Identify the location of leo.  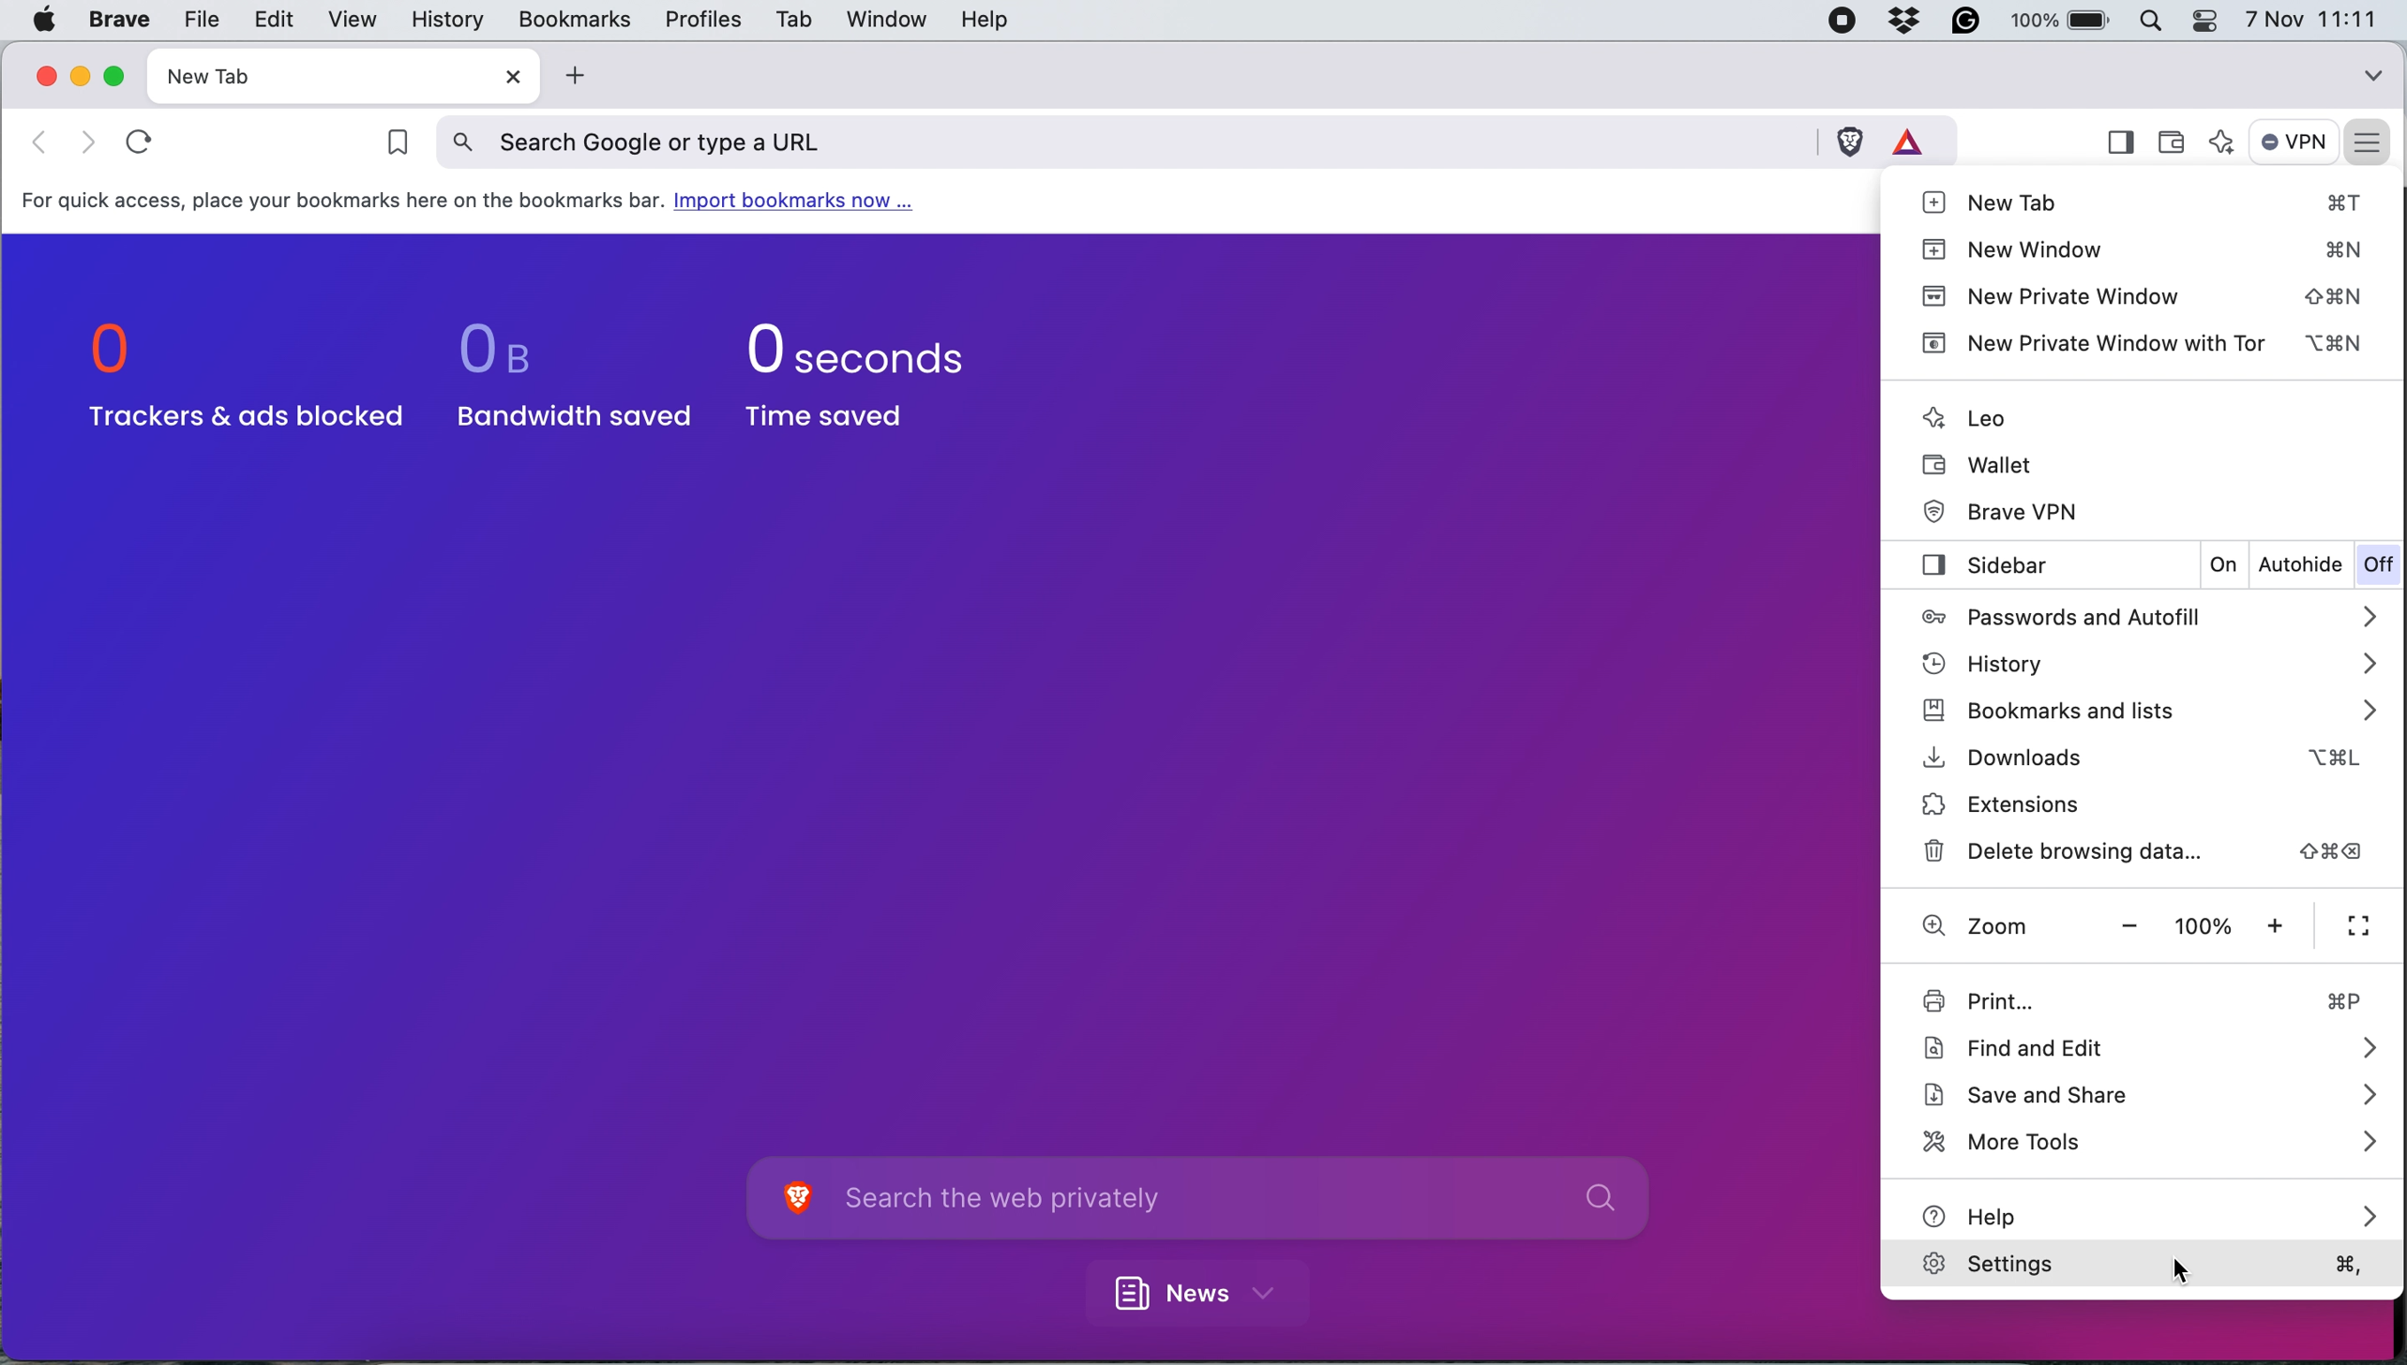
(1969, 416).